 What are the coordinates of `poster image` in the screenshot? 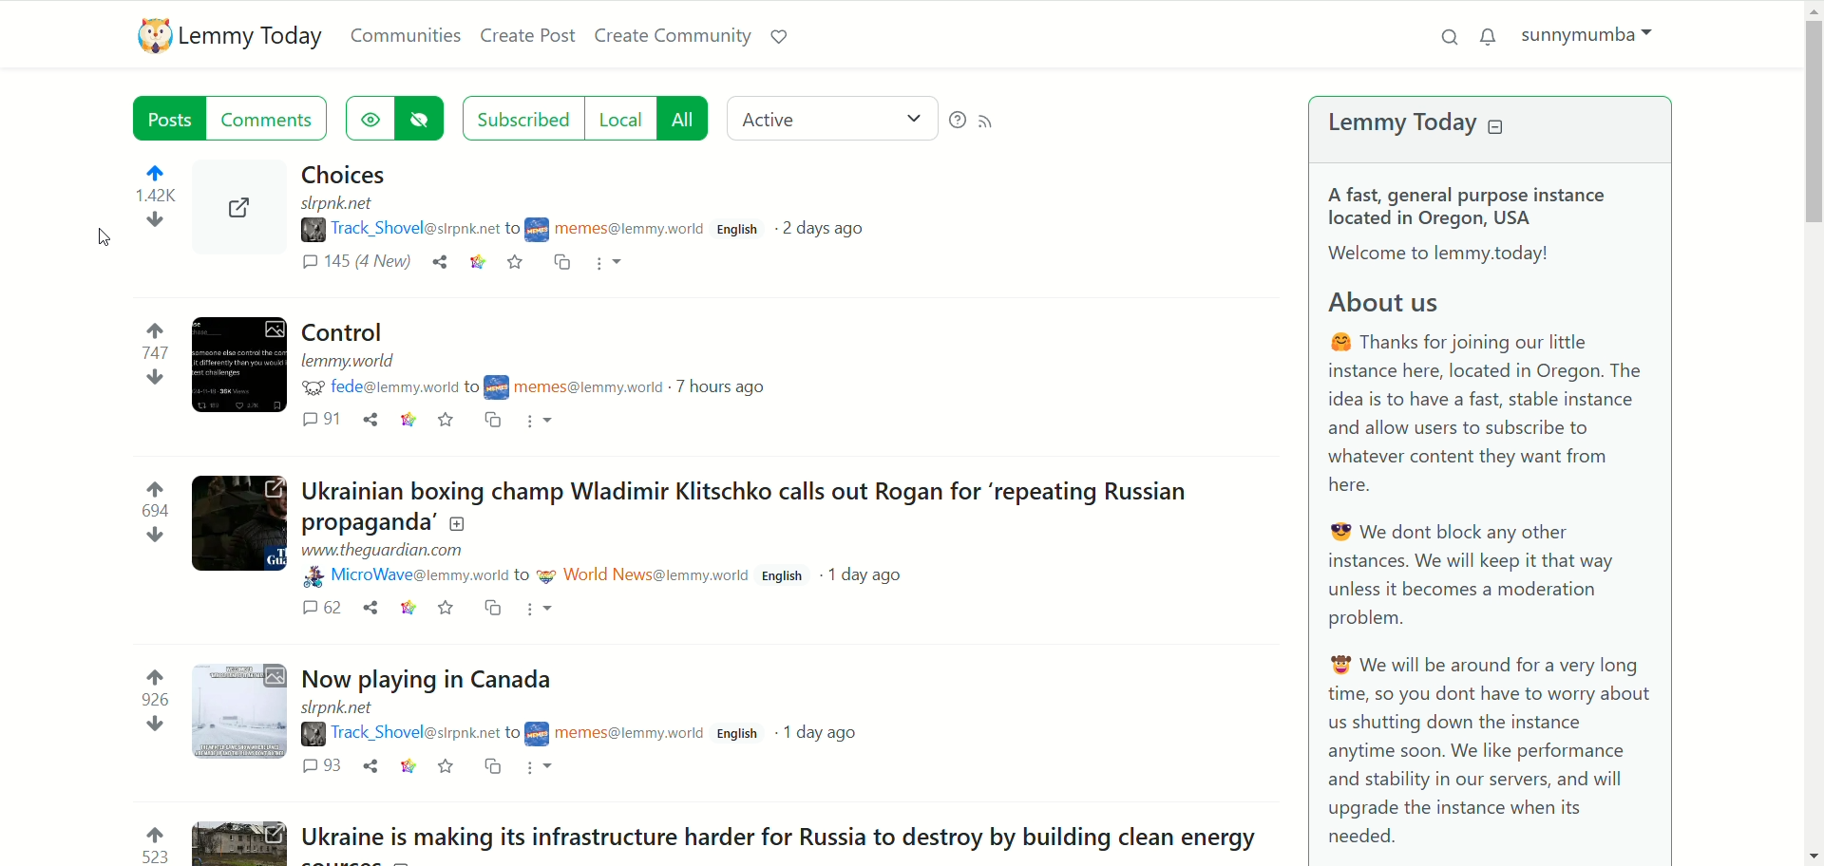 It's located at (500, 387).